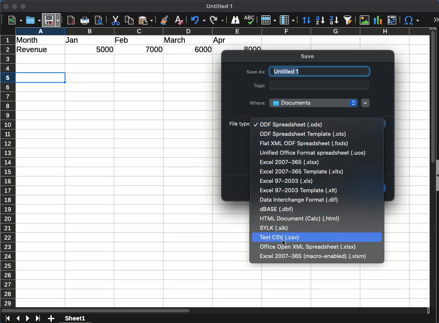  I want to click on dropdown, so click(366, 103).